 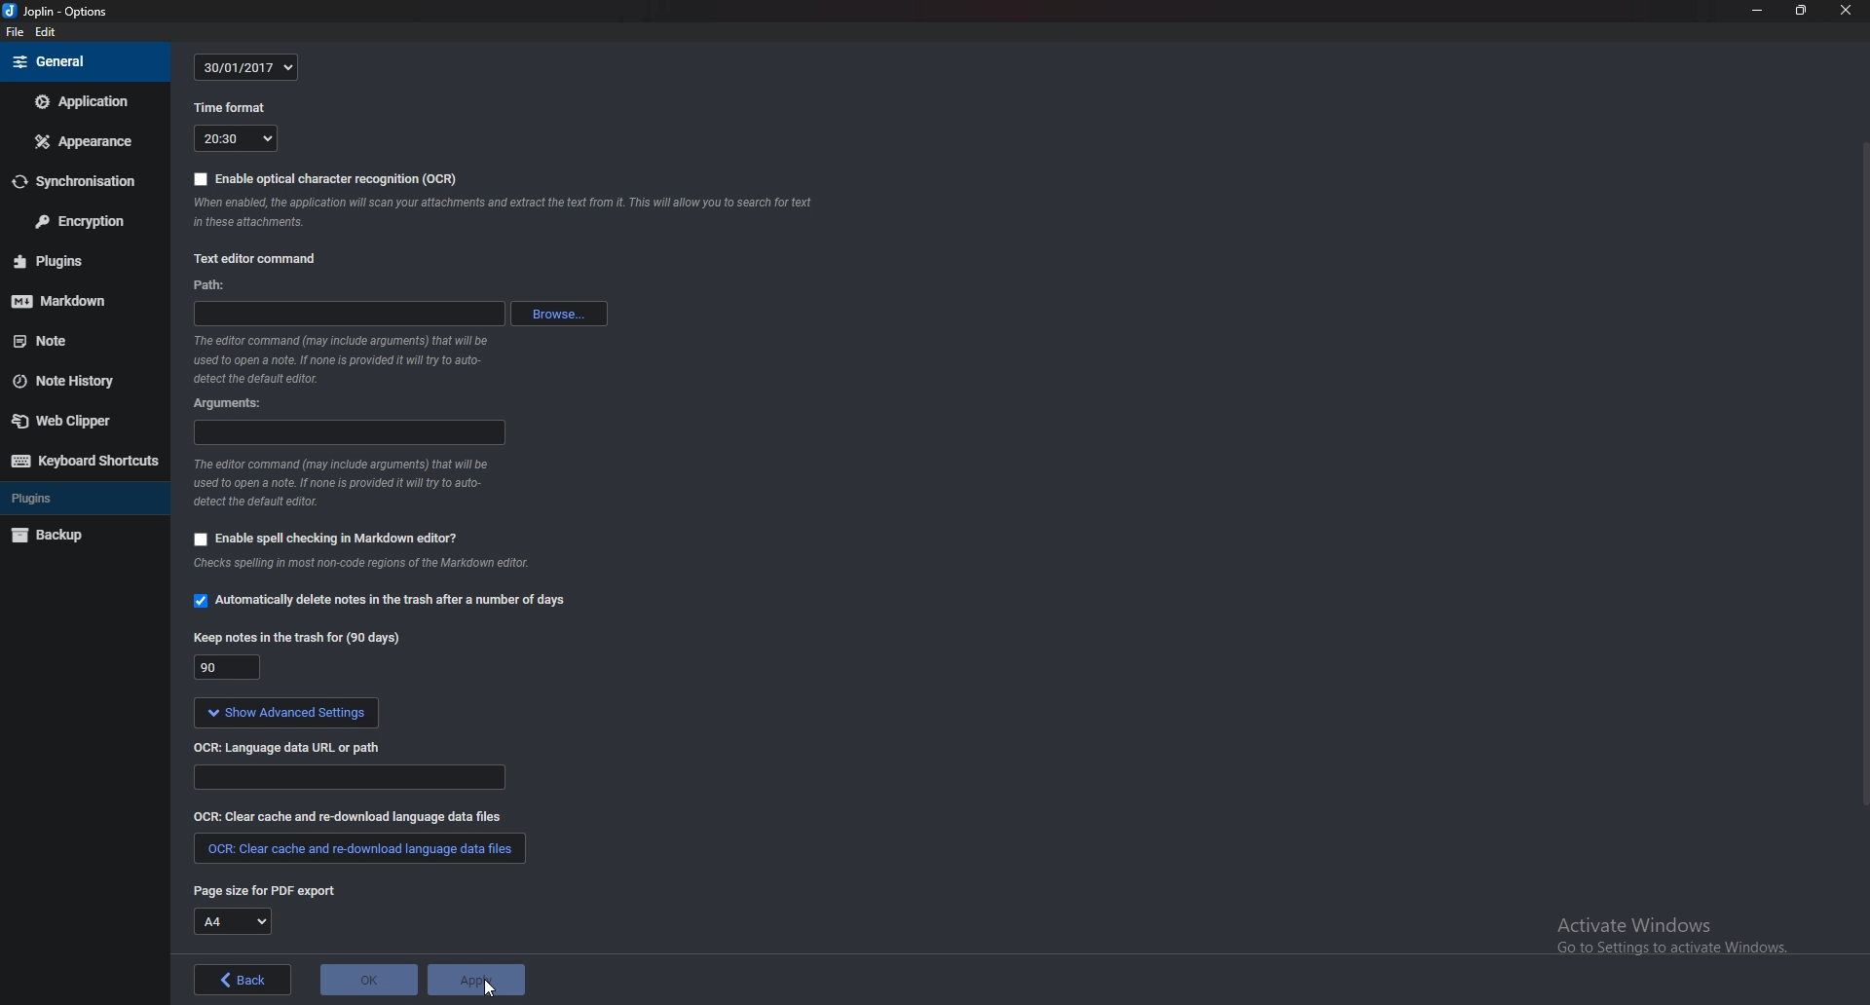 I want to click on joplin - options, so click(x=62, y=13).